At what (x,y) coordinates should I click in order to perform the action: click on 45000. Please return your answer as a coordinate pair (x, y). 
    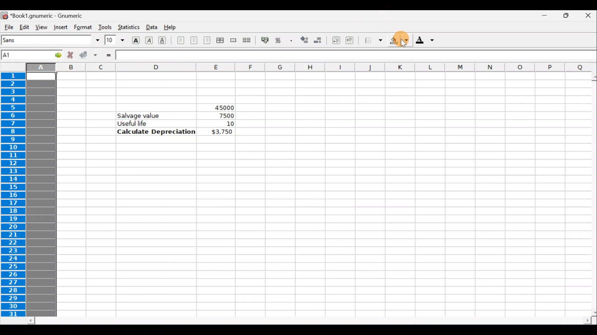
    Looking at the image, I should click on (219, 106).